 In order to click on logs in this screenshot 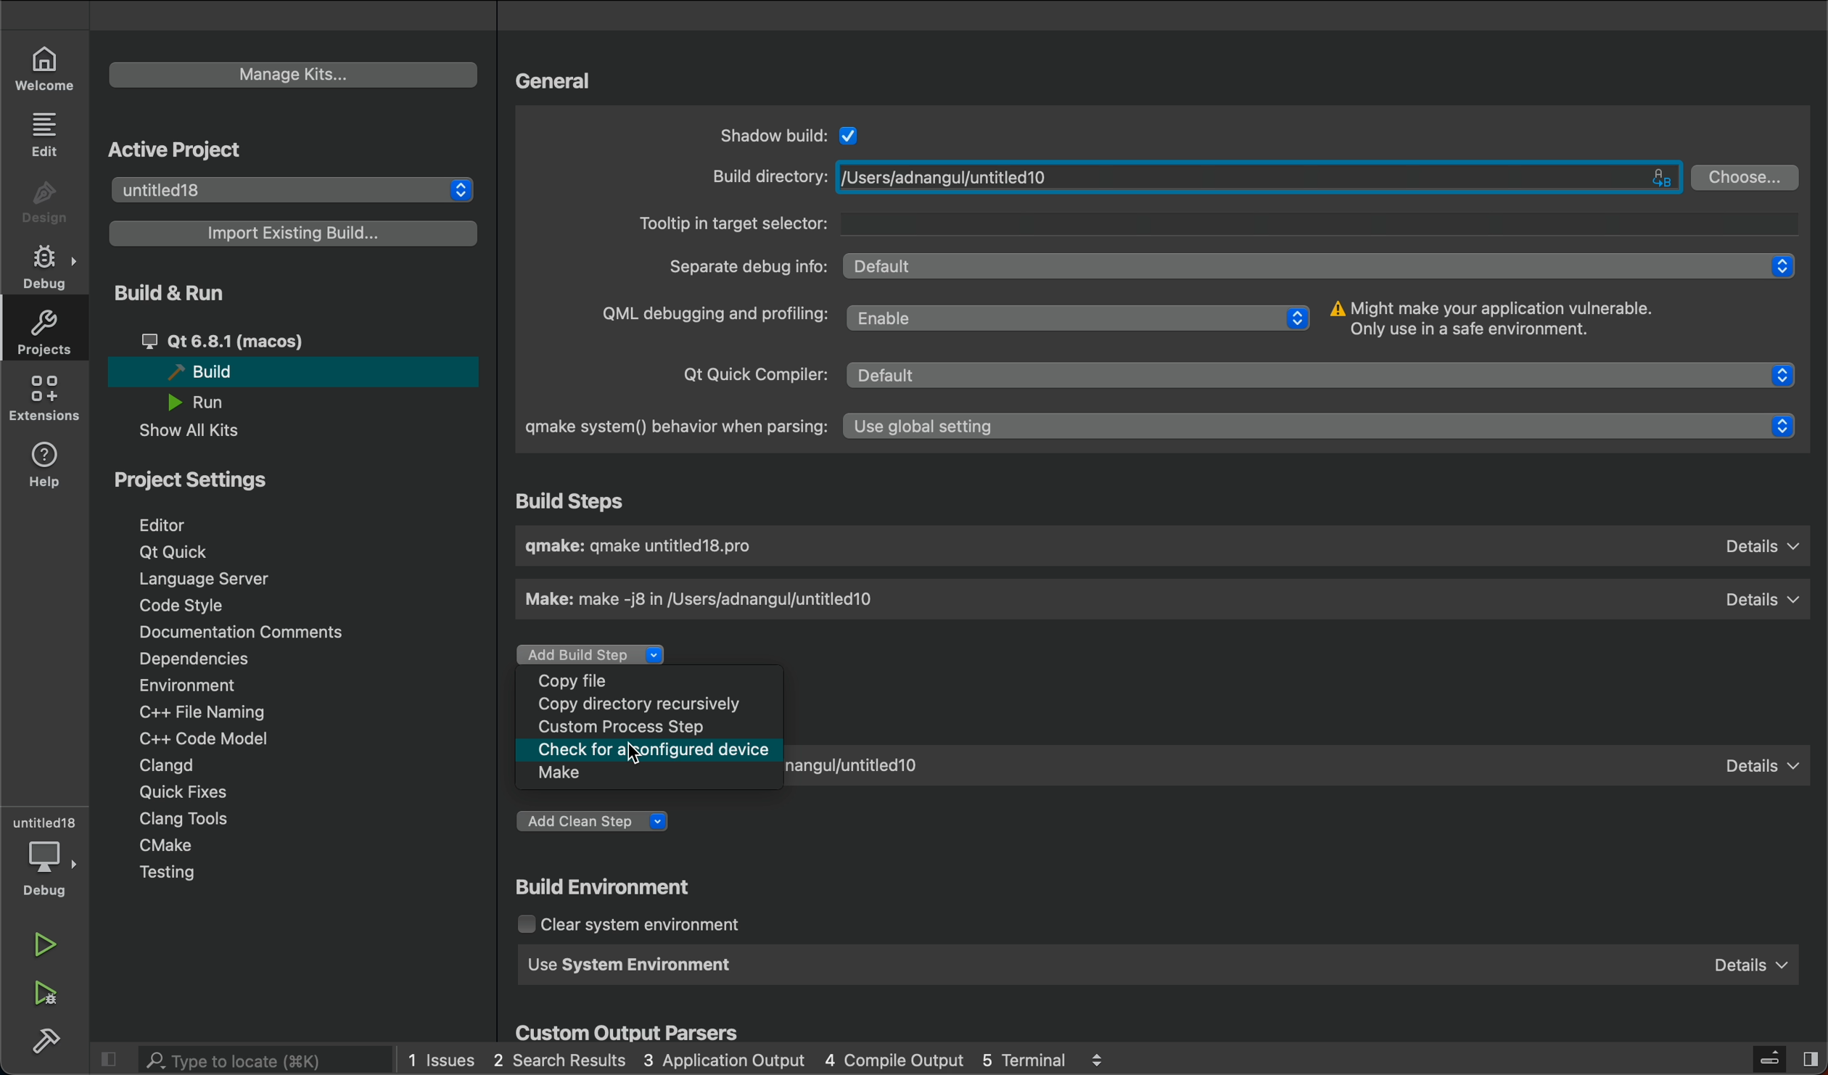, I will do `click(1099, 1058)`.